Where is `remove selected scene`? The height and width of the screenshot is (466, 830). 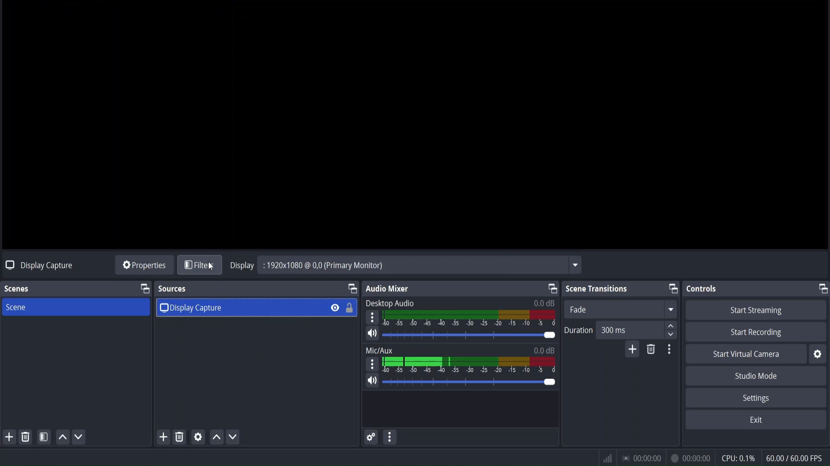
remove selected scene is located at coordinates (26, 437).